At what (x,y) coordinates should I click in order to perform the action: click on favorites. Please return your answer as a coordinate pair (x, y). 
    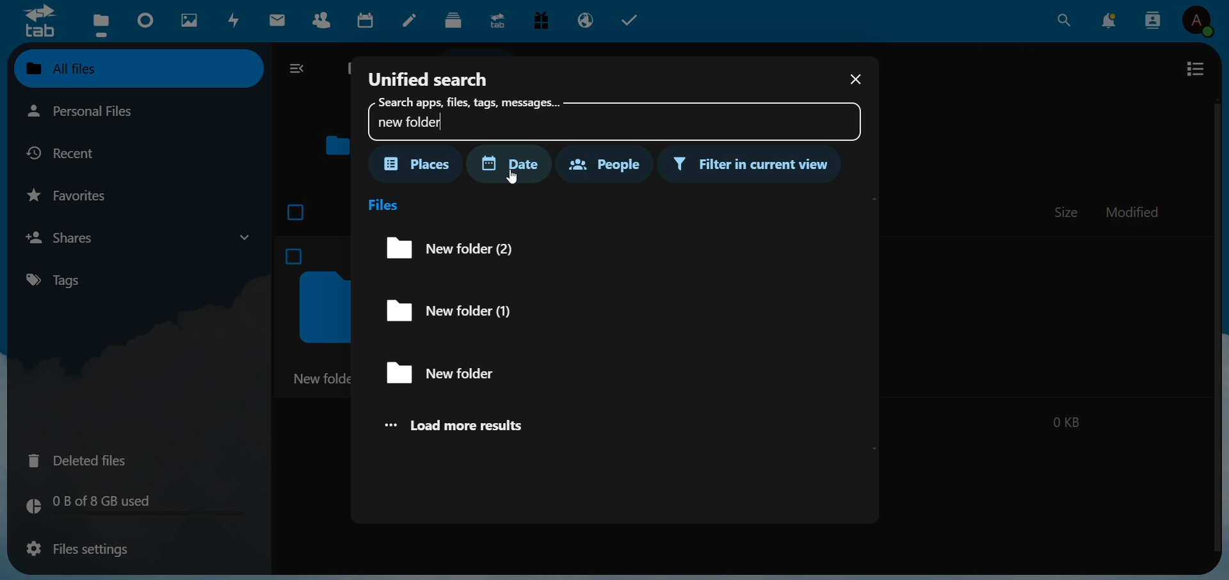
    Looking at the image, I should click on (74, 195).